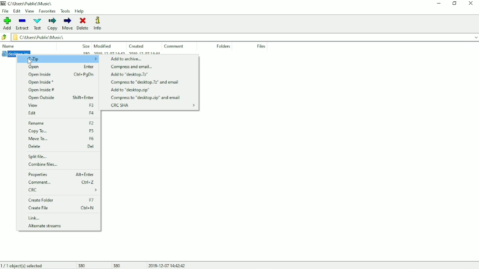  What do you see at coordinates (83, 265) in the screenshot?
I see `380` at bounding box center [83, 265].